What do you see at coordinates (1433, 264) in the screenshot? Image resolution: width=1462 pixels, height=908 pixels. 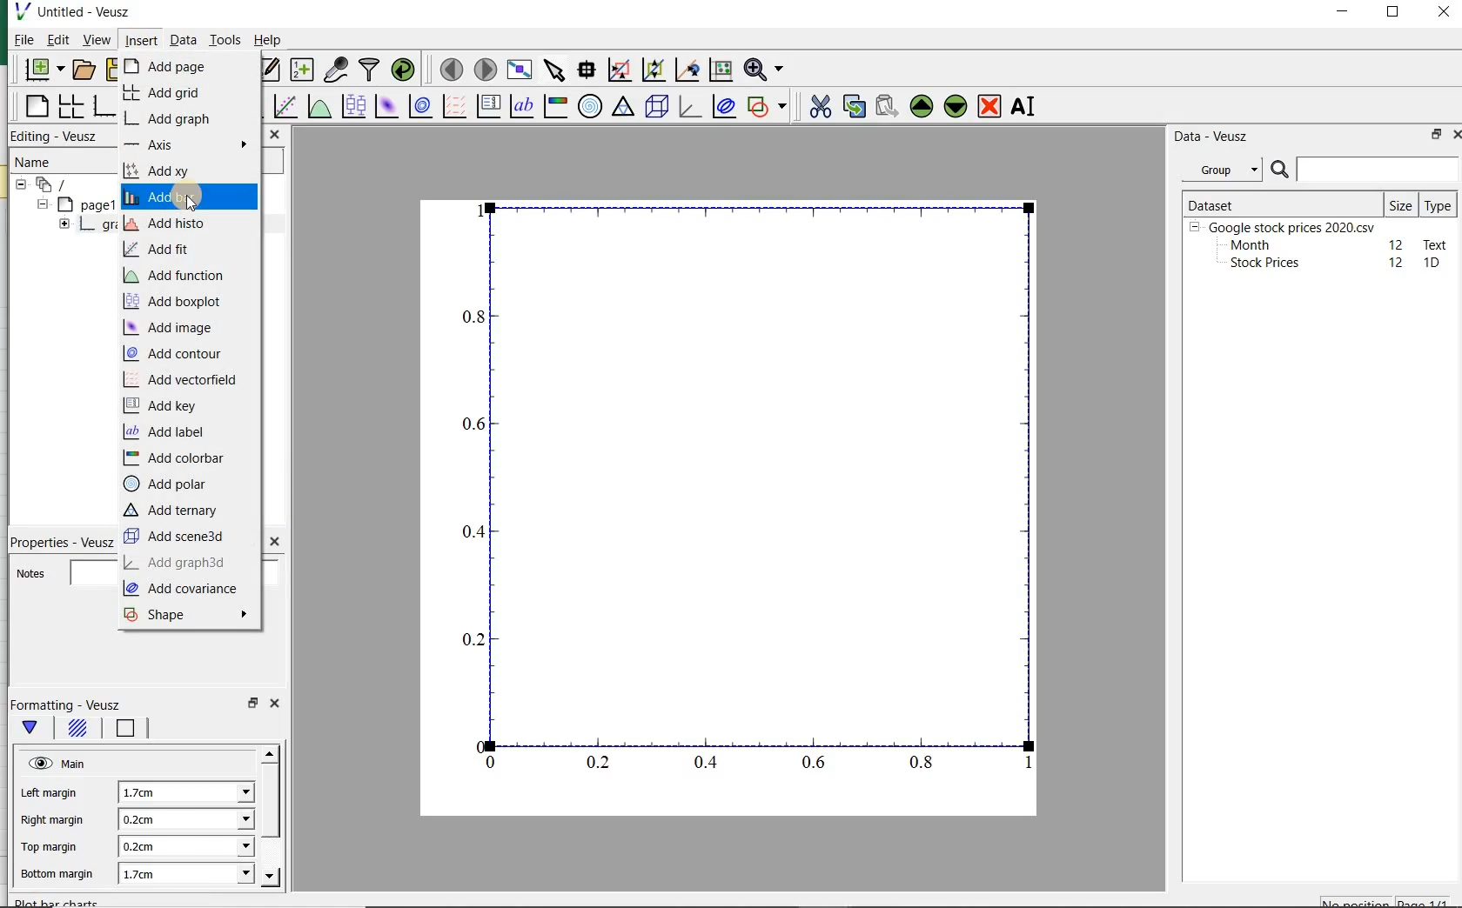 I see `1D` at bounding box center [1433, 264].